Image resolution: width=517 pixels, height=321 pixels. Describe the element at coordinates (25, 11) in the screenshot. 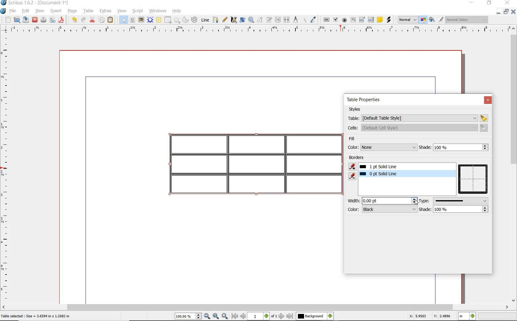

I see `edit` at that location.